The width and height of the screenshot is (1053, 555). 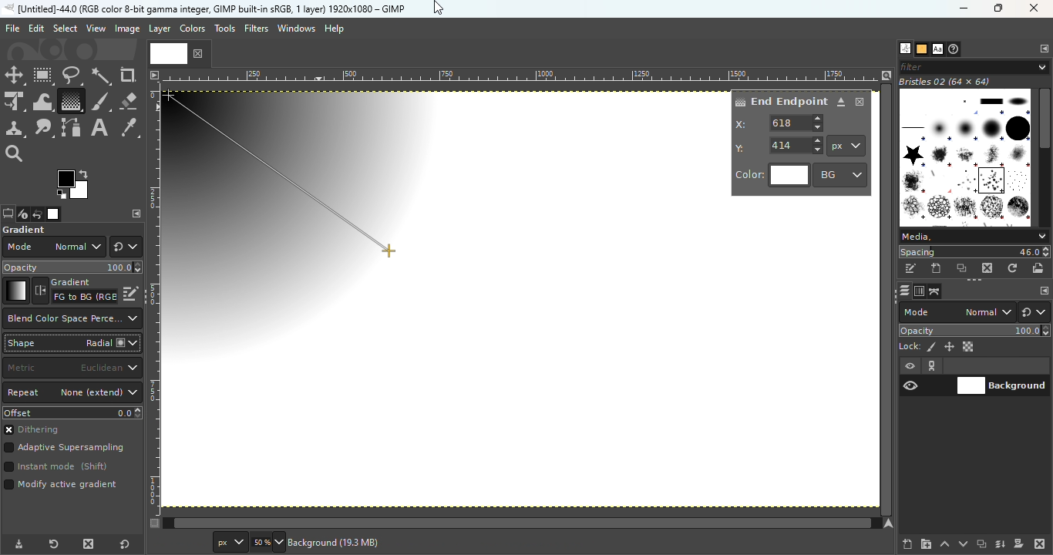 I want to click on Detach dilog from, so click(x=842, y=103).